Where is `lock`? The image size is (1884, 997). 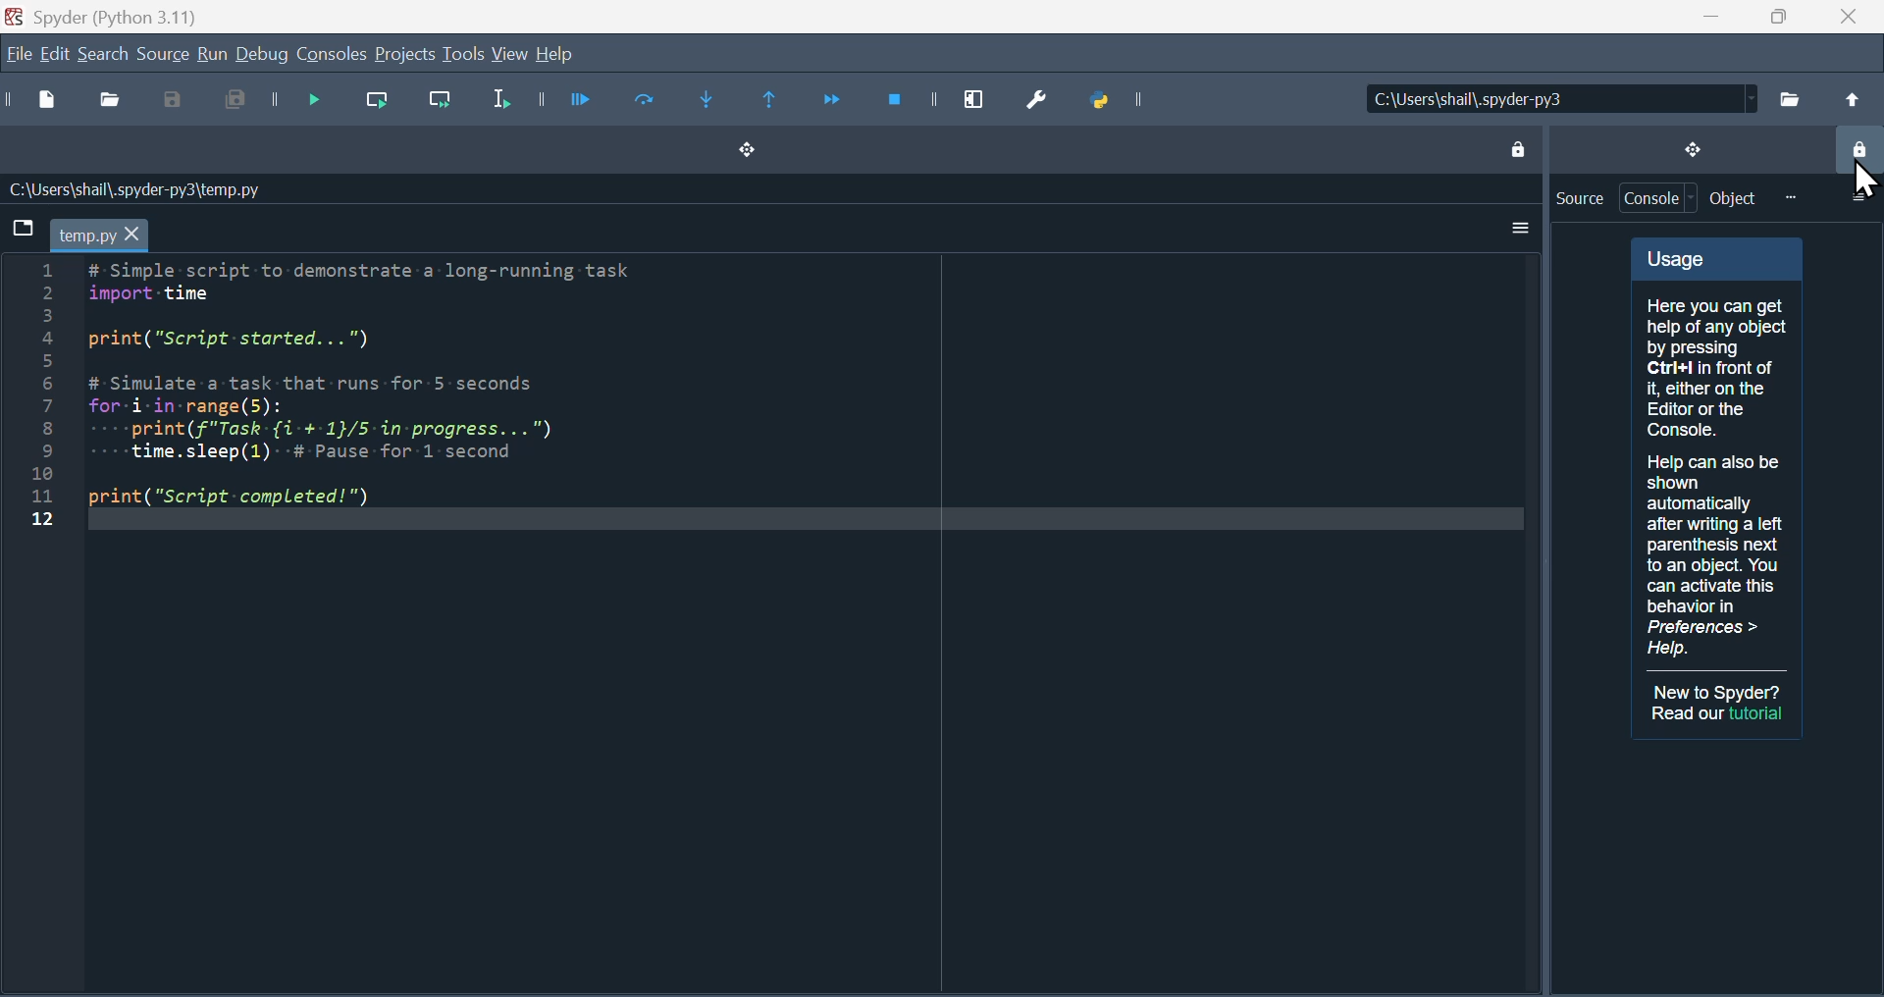
lock is located at coordinates (1858, 152).